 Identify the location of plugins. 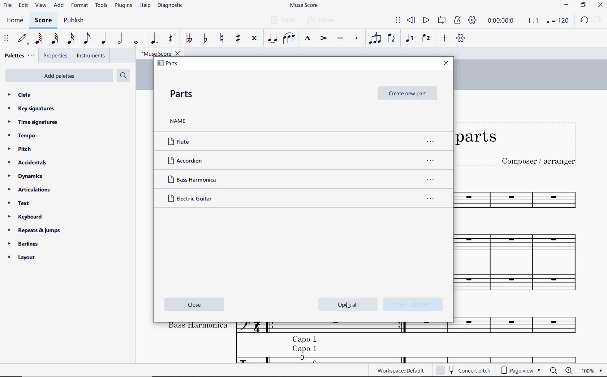
(122, 6).